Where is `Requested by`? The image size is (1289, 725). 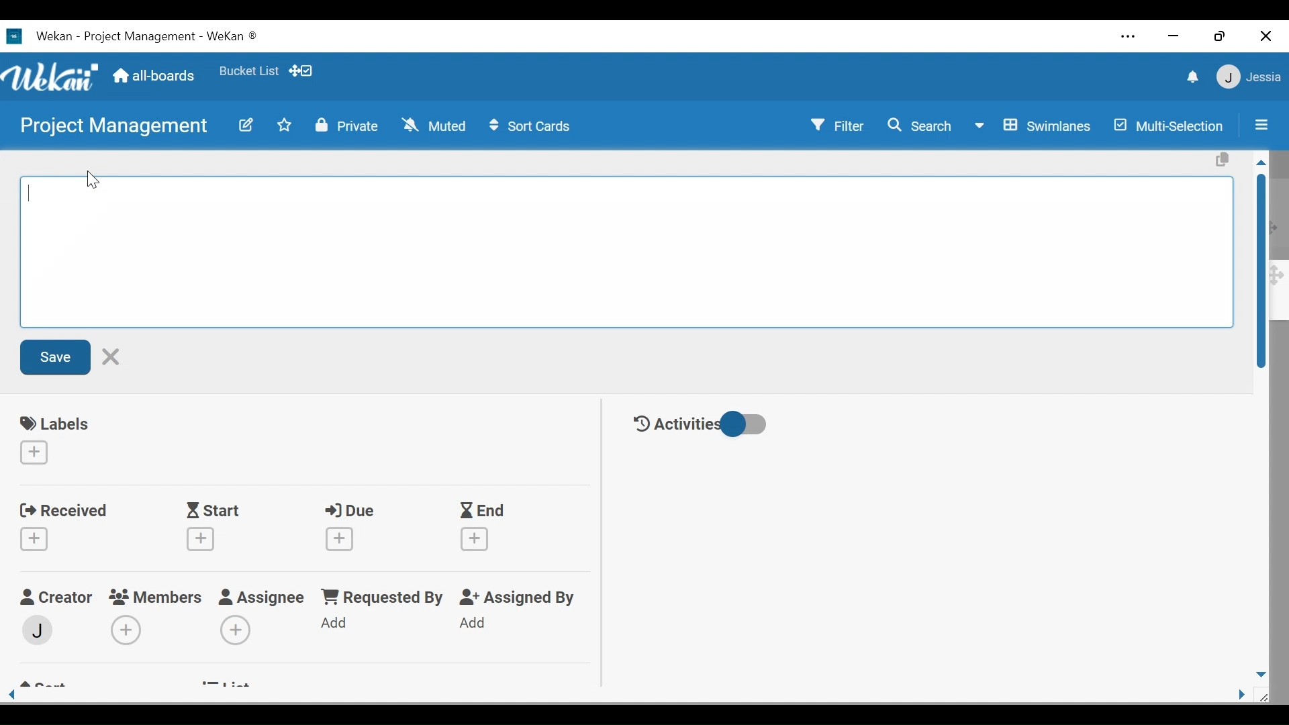 Requested by is located at coordinates (384, 597).